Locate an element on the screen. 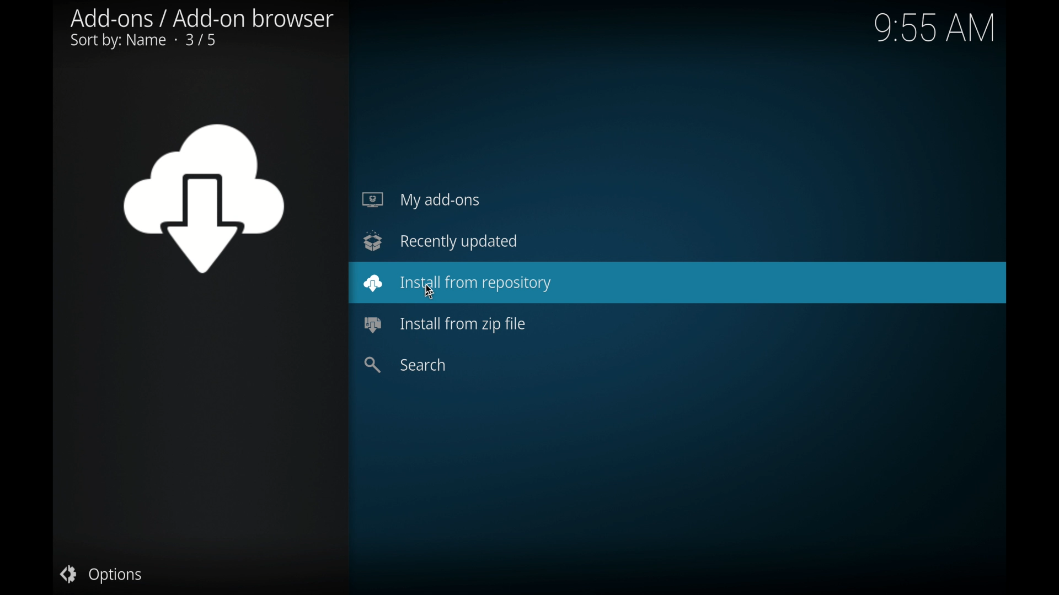 Image resolution: width=1059 pixels, height=595 pixels. install from repository is located at coordinates (678, 282).